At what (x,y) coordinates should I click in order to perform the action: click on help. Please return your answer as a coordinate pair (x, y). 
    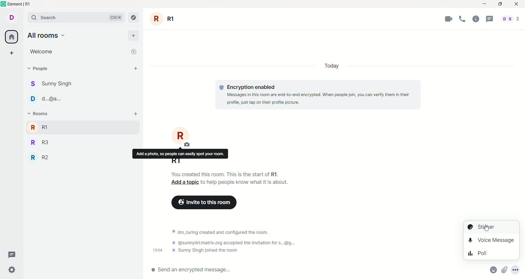
    Looking at the image, I should click on (476, 19).